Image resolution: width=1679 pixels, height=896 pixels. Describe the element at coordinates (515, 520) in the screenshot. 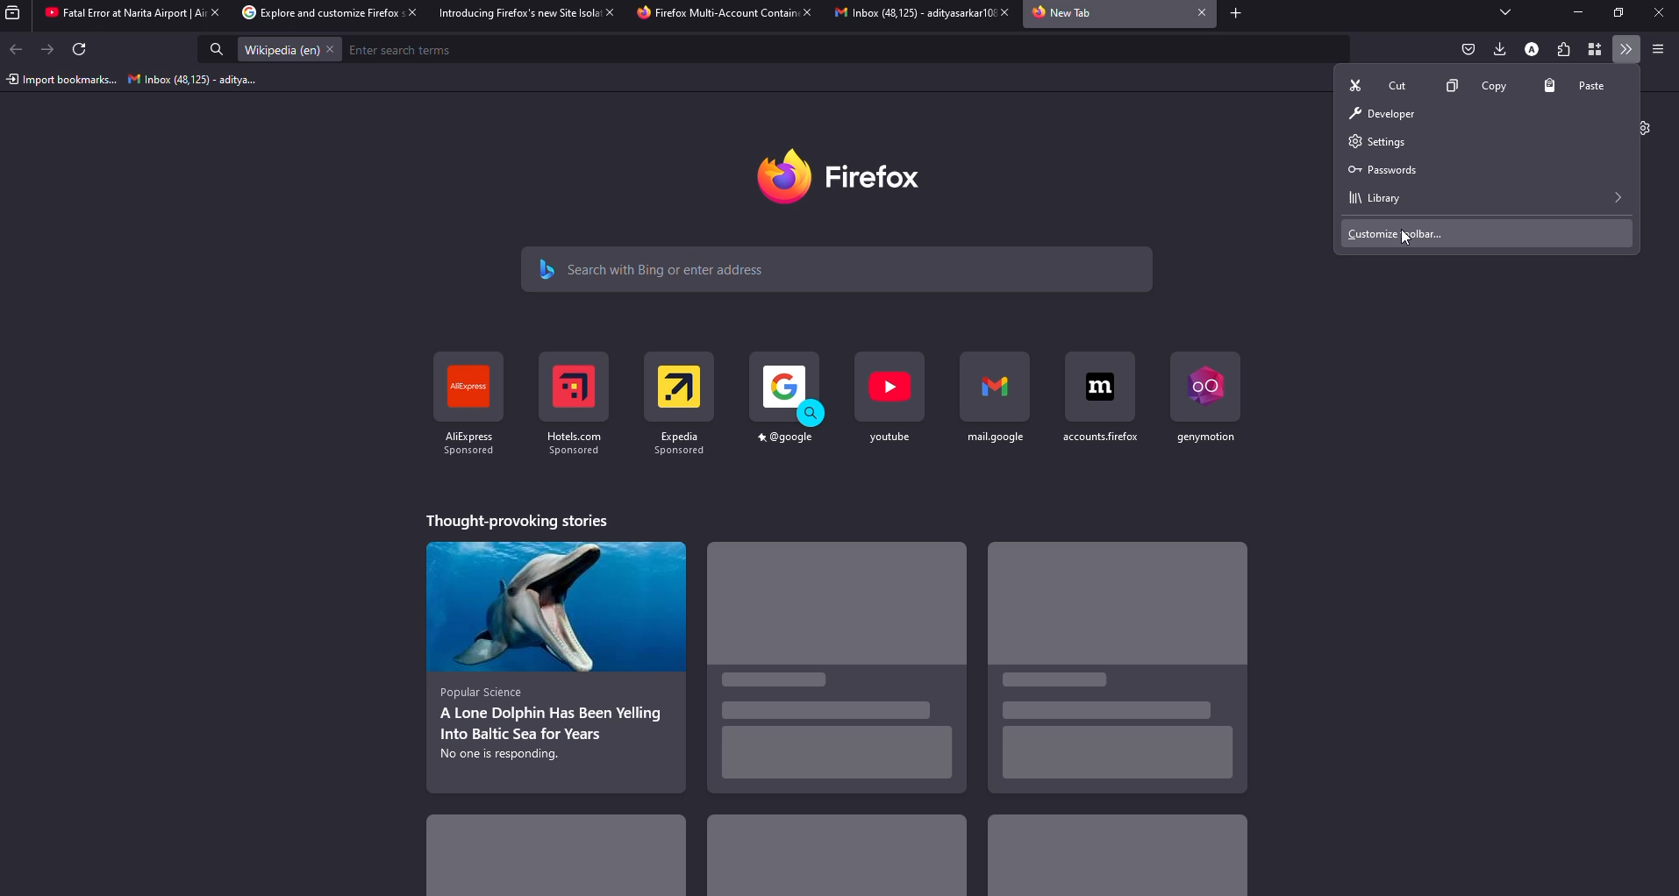

I see `stories` at that location.